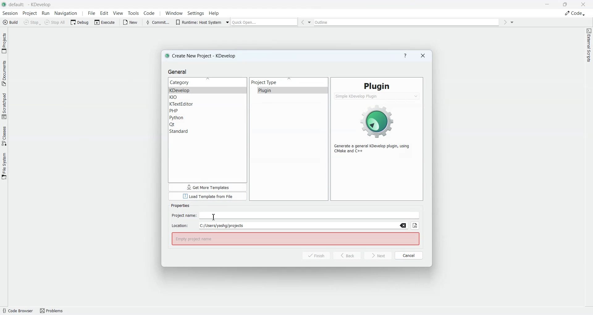  I want to click on Minimize, so click(548, 4).